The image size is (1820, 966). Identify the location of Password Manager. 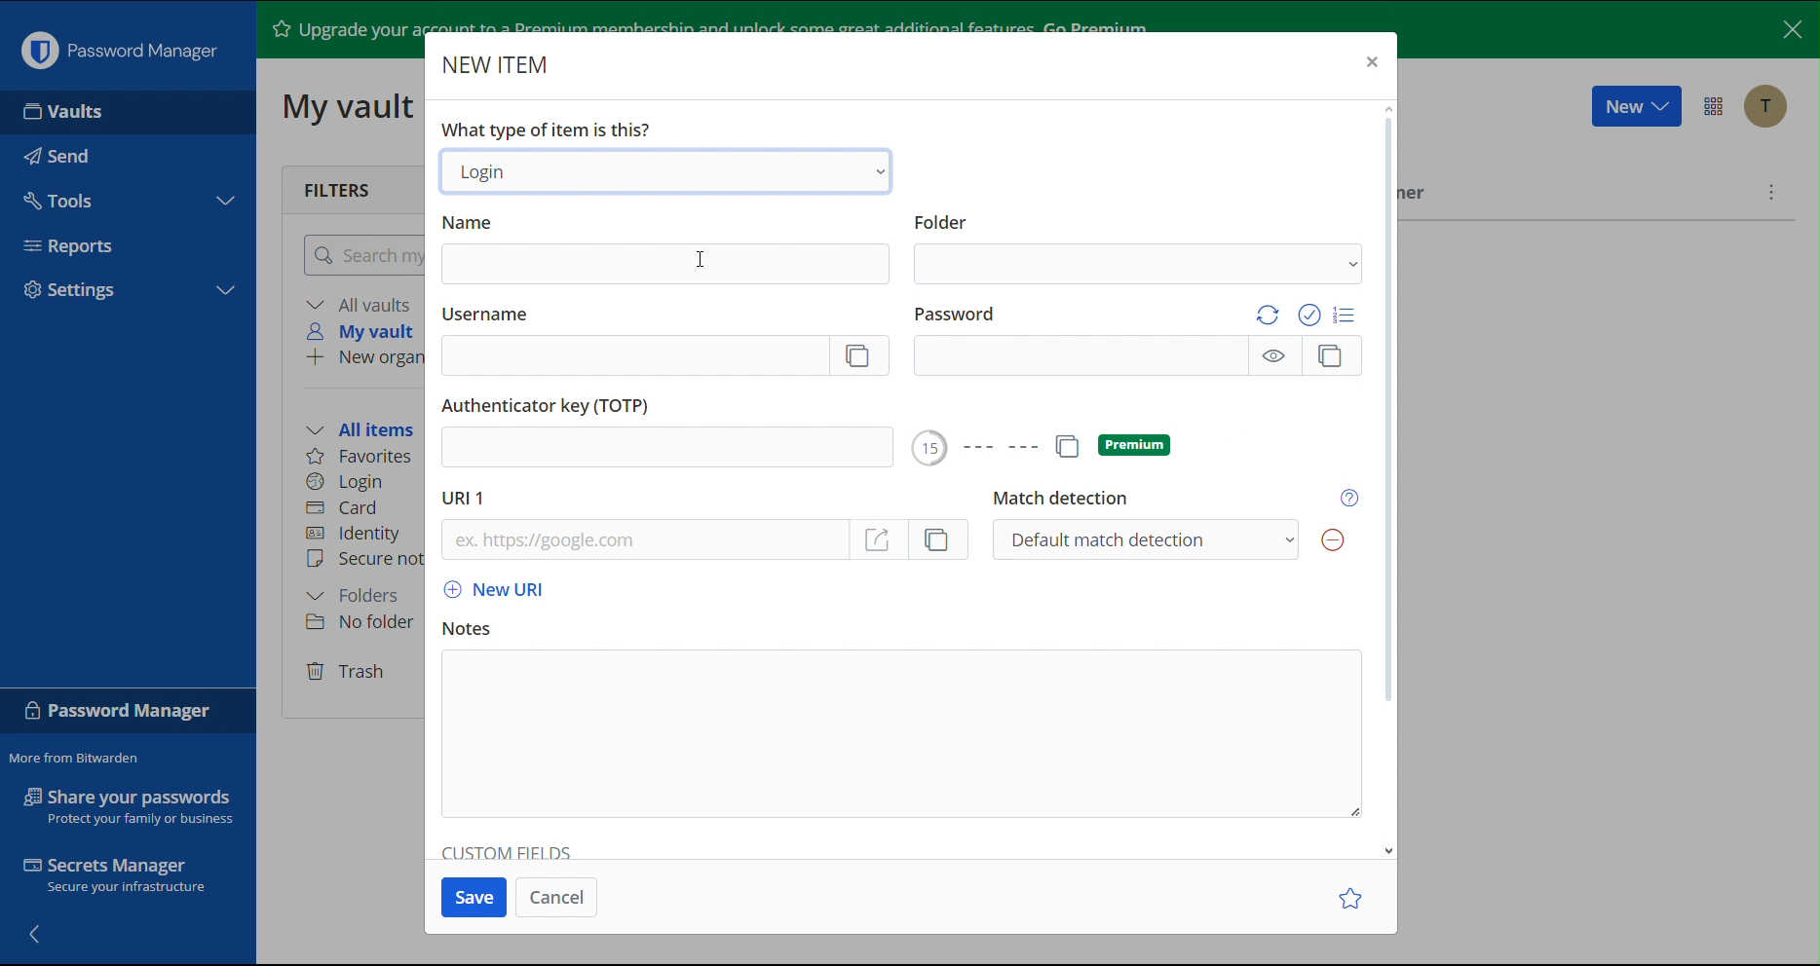
(115, 50).